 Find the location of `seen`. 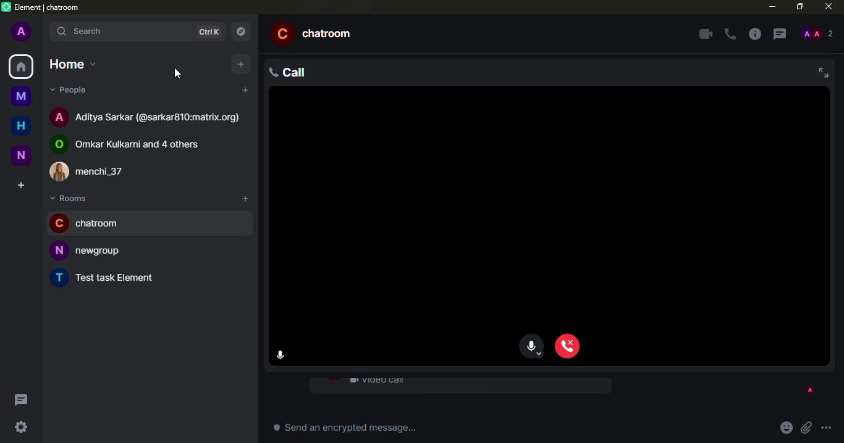

seen is located at coordinates (809, 391).